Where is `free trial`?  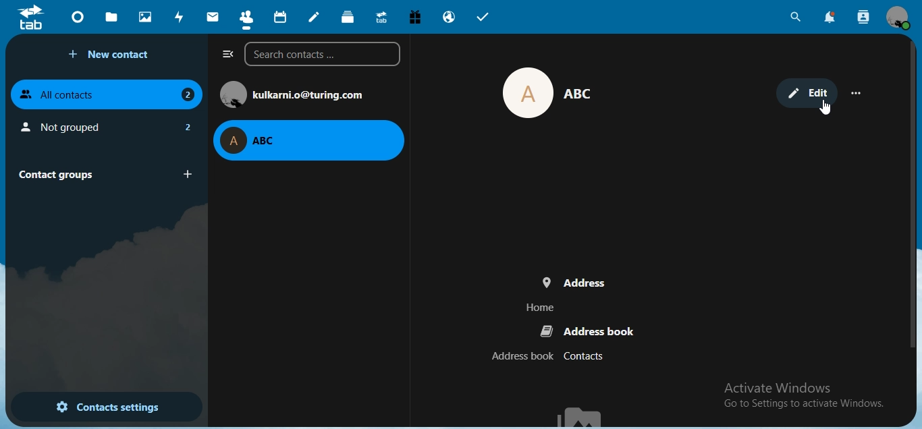 free trial is located at coordinates (412, 16).